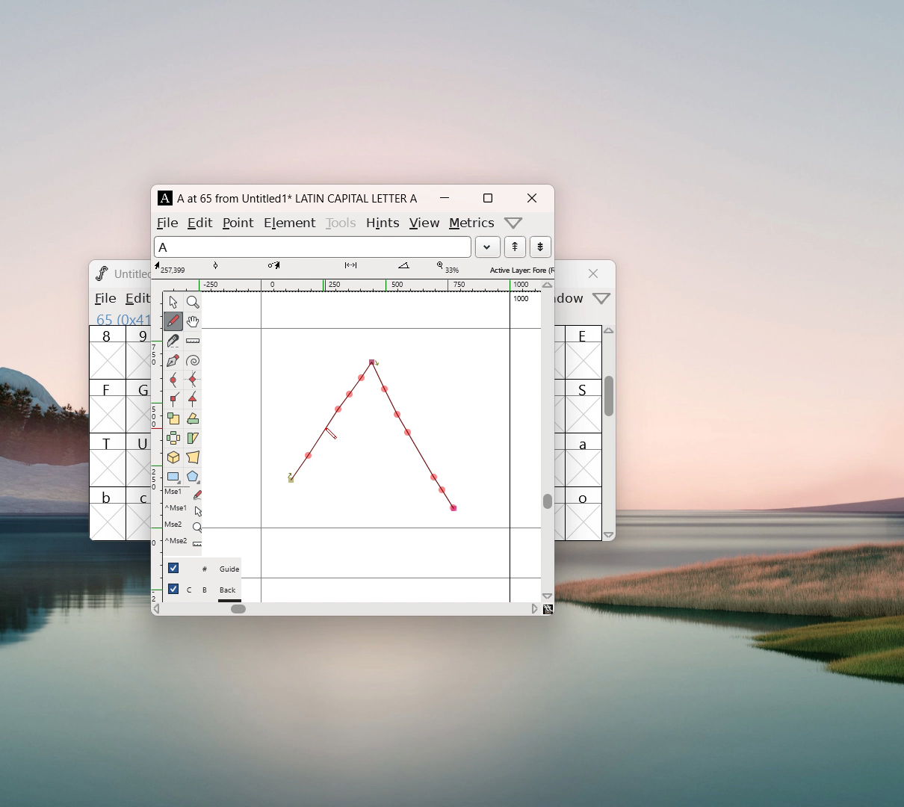 This screenshot has width=904, height=807. I want to click on scroll by hand , so click(193, 322).